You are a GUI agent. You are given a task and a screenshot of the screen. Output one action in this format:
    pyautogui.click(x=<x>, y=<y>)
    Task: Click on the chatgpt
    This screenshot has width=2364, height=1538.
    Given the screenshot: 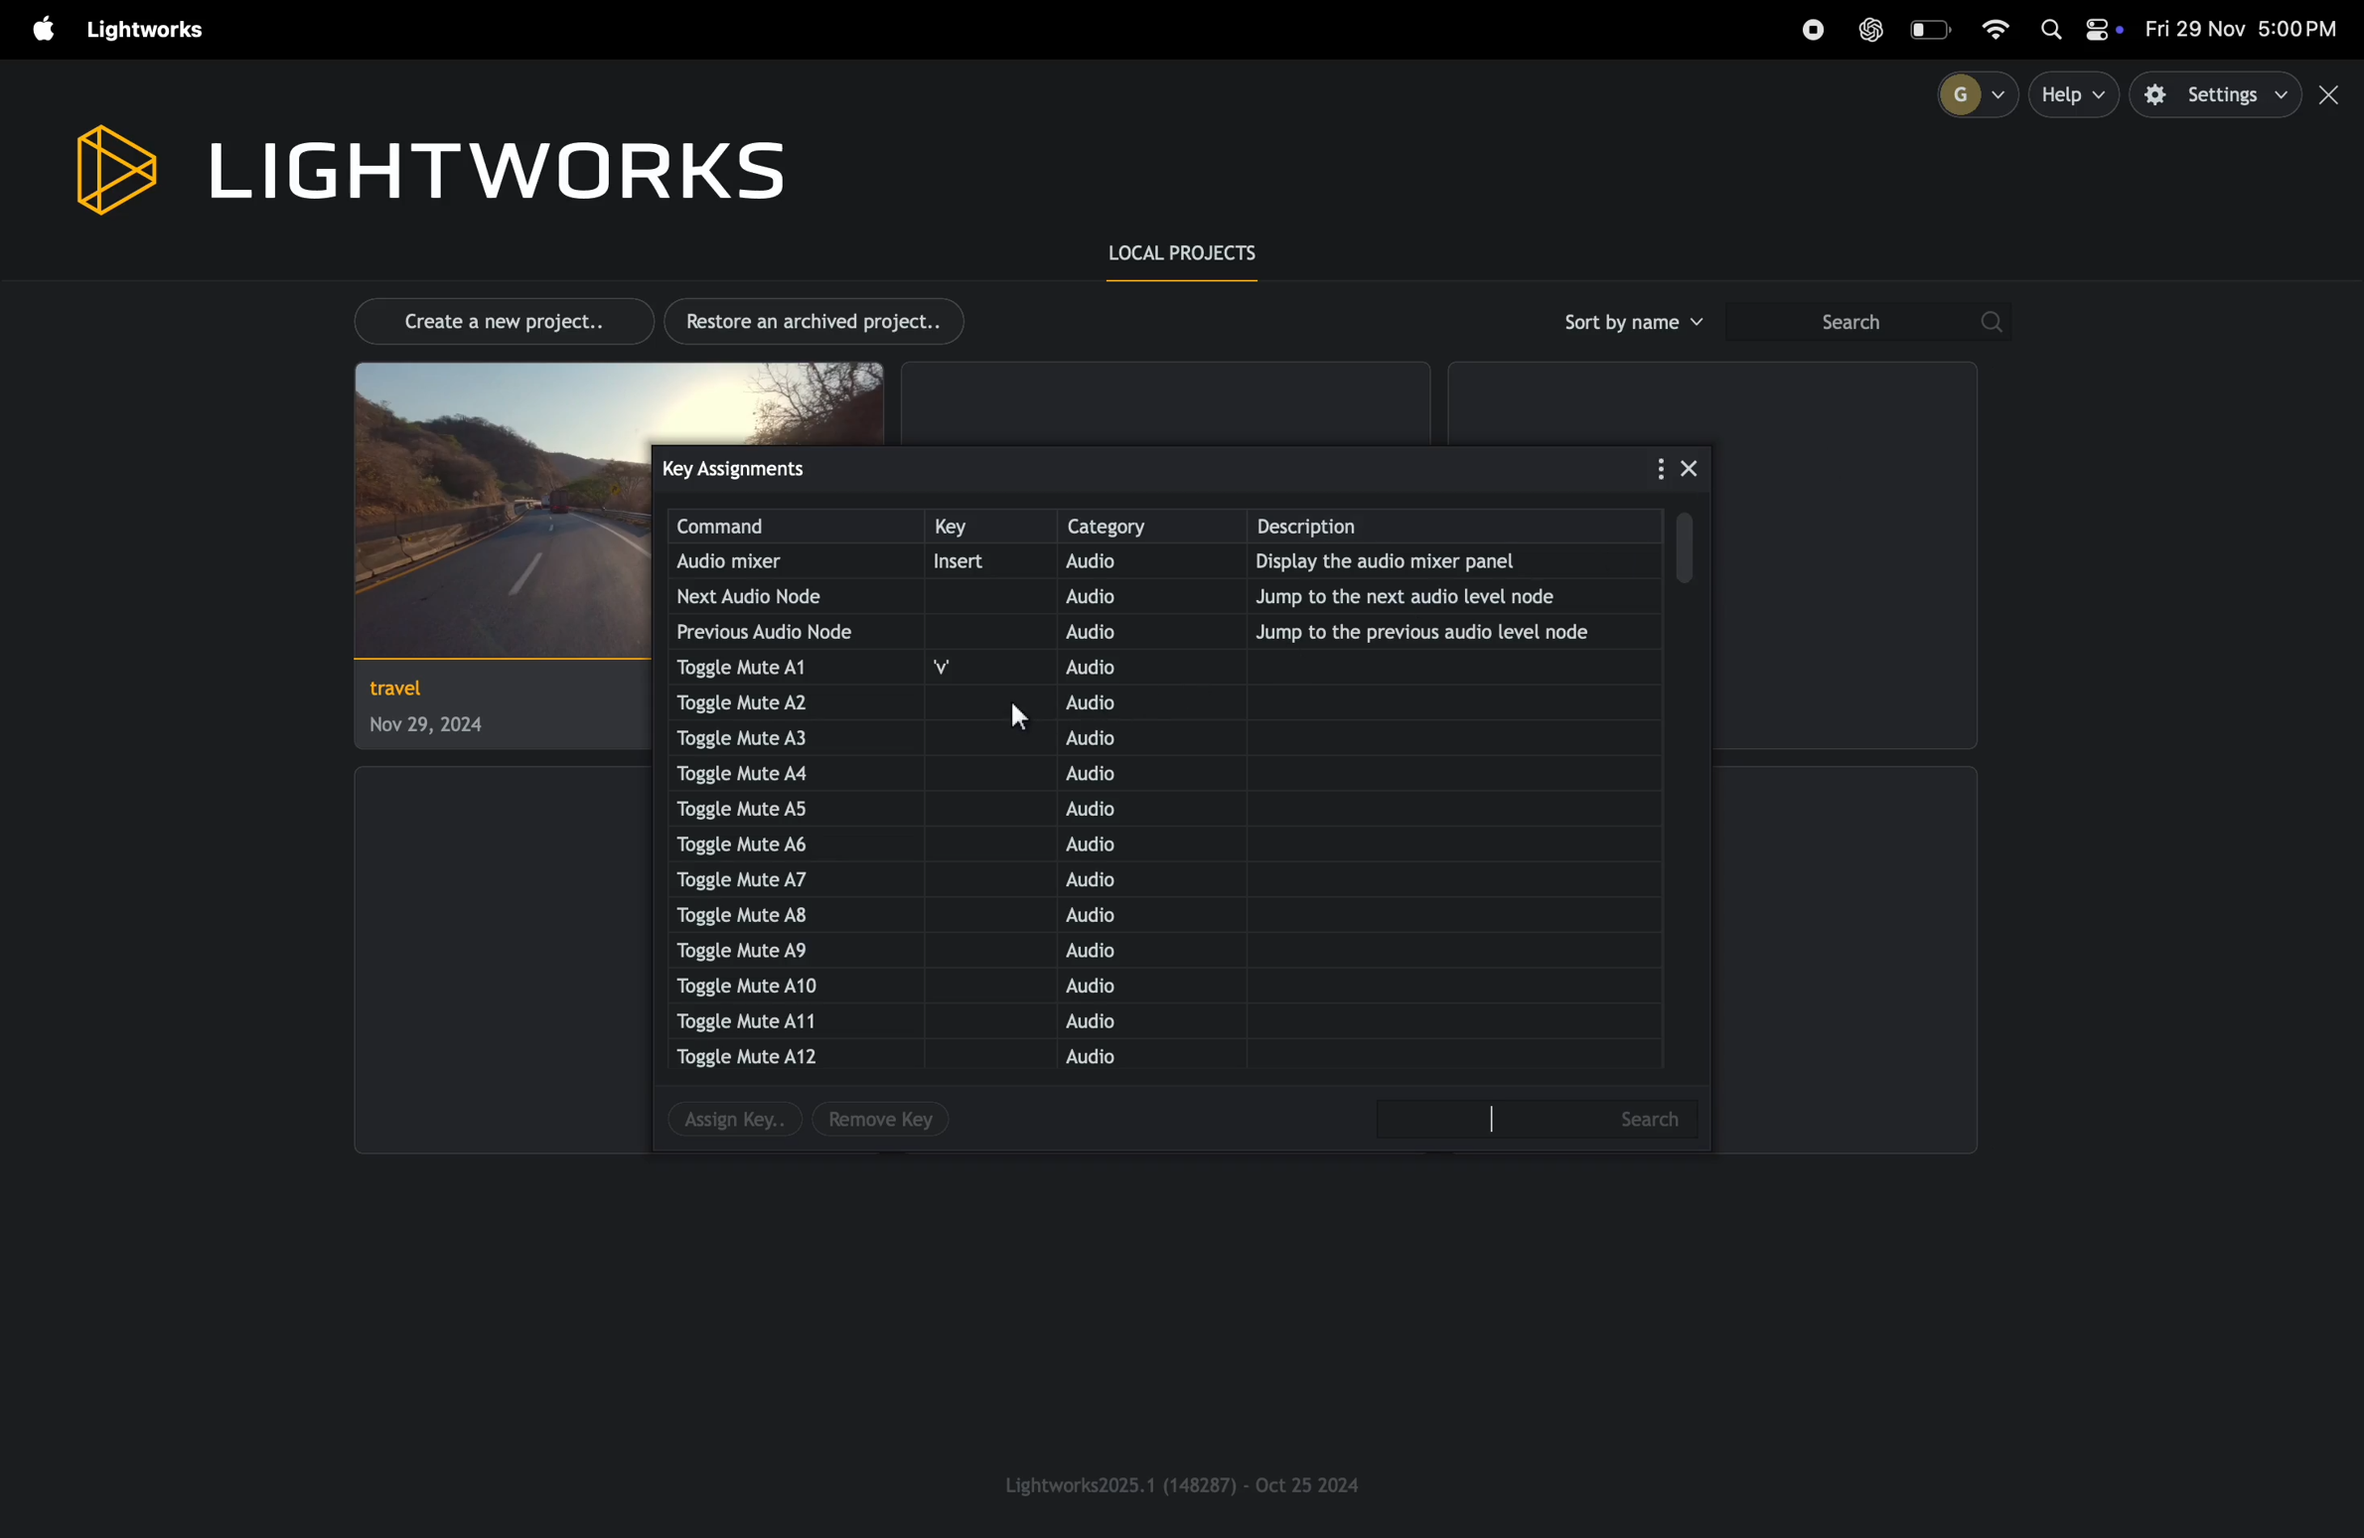 What is the action you would take?
    pyautogui.click(x=1871, y=29)
    